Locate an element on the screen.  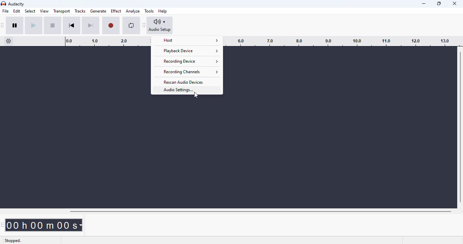
tools is located at coordinates (149, 11).